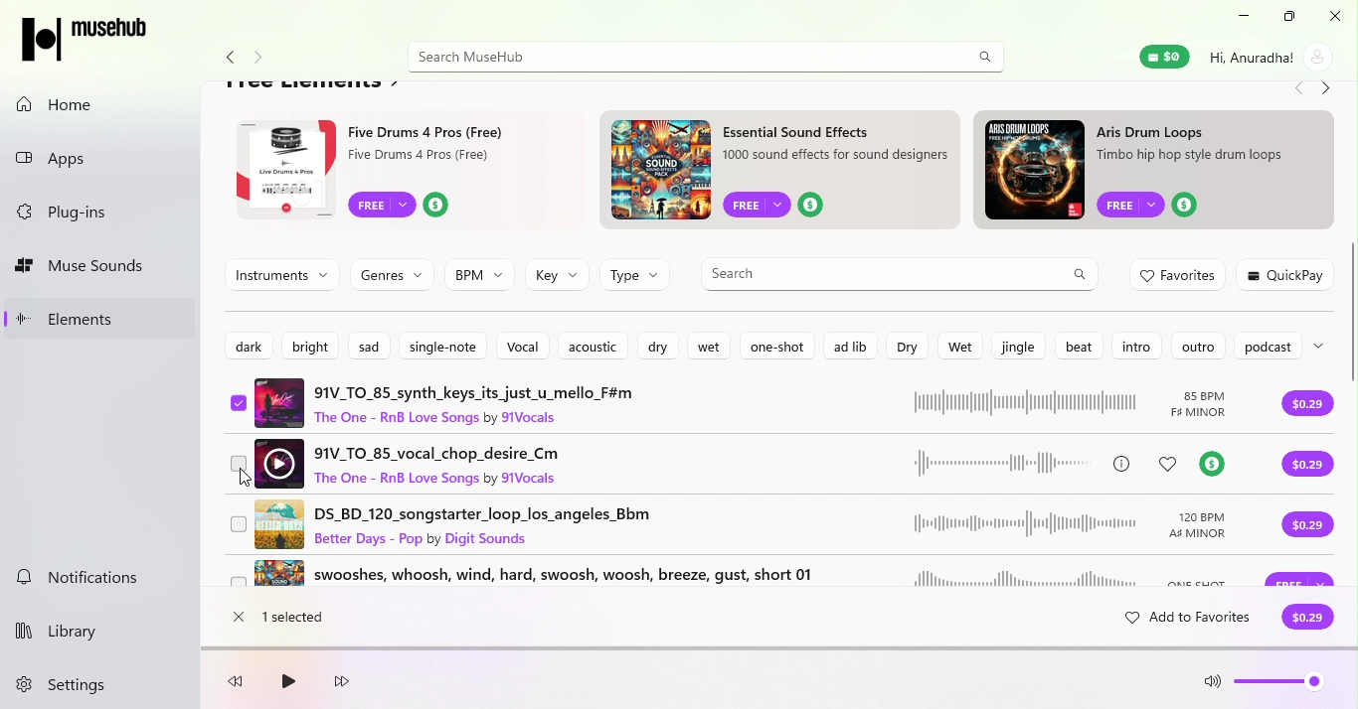 This screenshot has width=1358, height=709. What do you see at coordinates (1353, 358) in the screenshot?
I see `scroll bar` at bounding box center [1353, 358].